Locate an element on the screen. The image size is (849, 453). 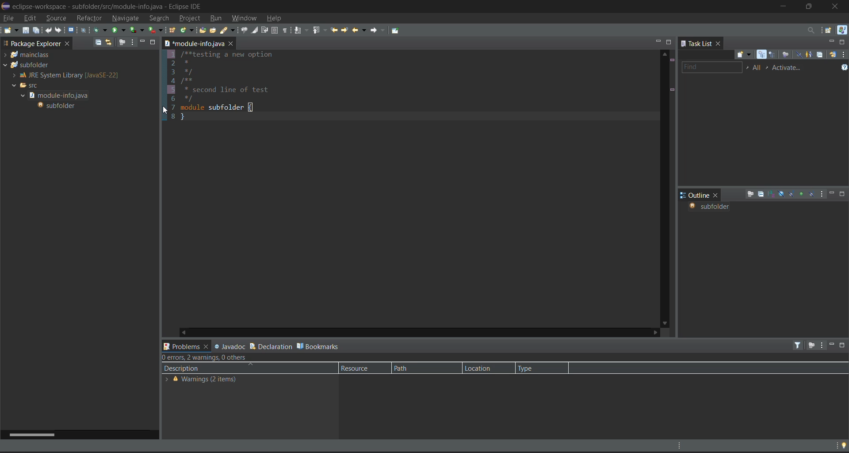
maximize is located at coordinates (153, 42).